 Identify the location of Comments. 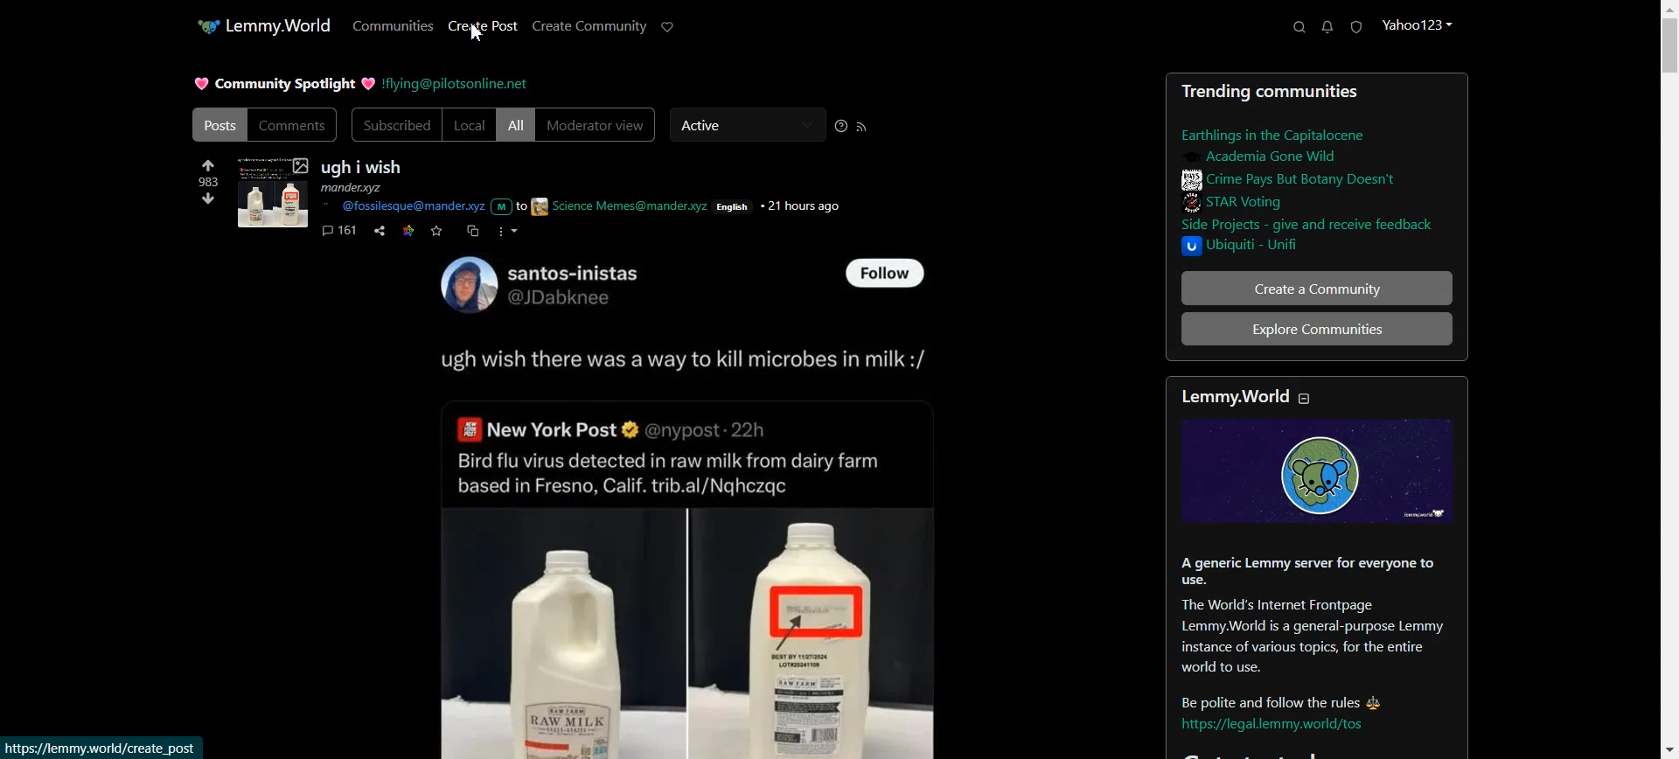
(340, 231).